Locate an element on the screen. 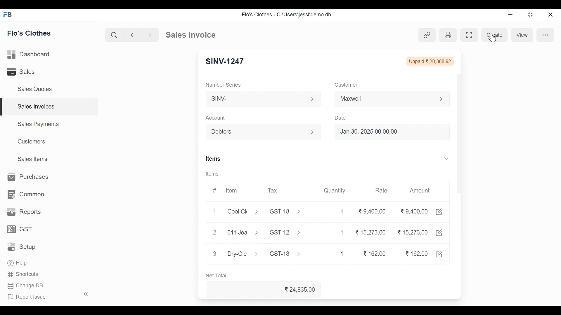  Tax is located at coordinates (274, 190).